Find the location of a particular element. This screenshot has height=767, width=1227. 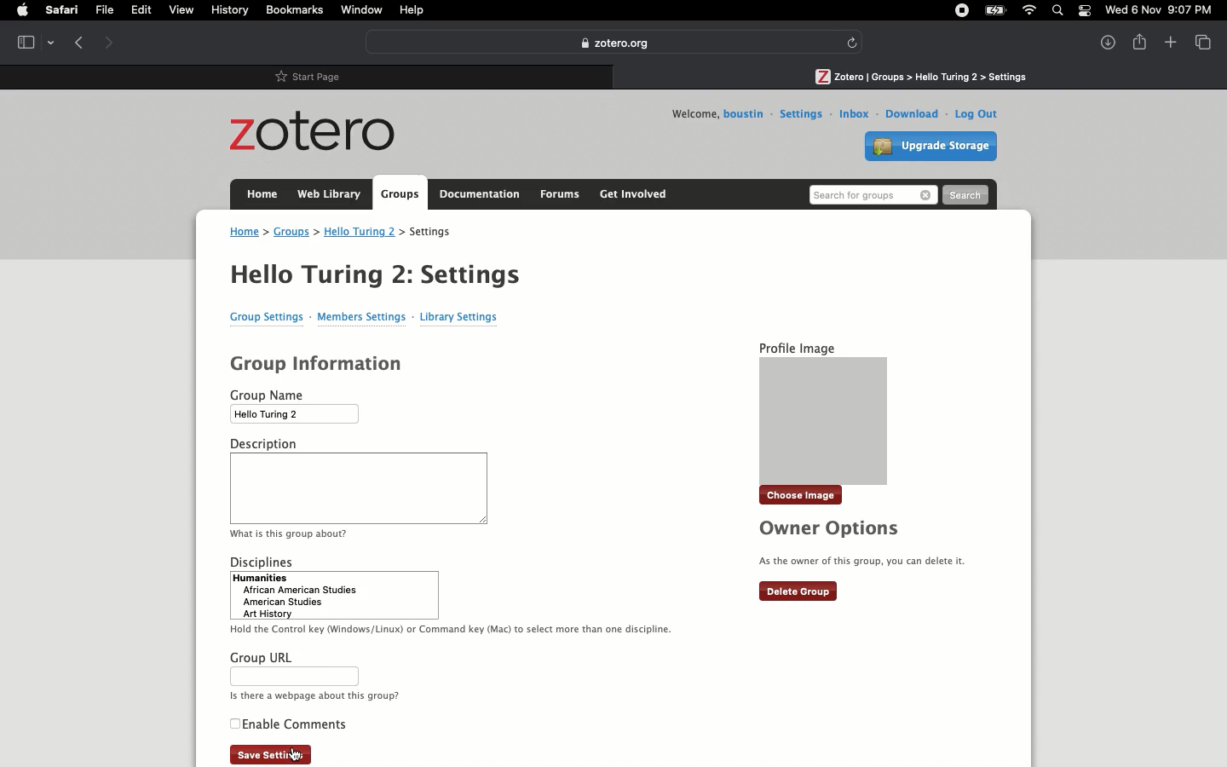

View is located at coordinates (1201, 41).